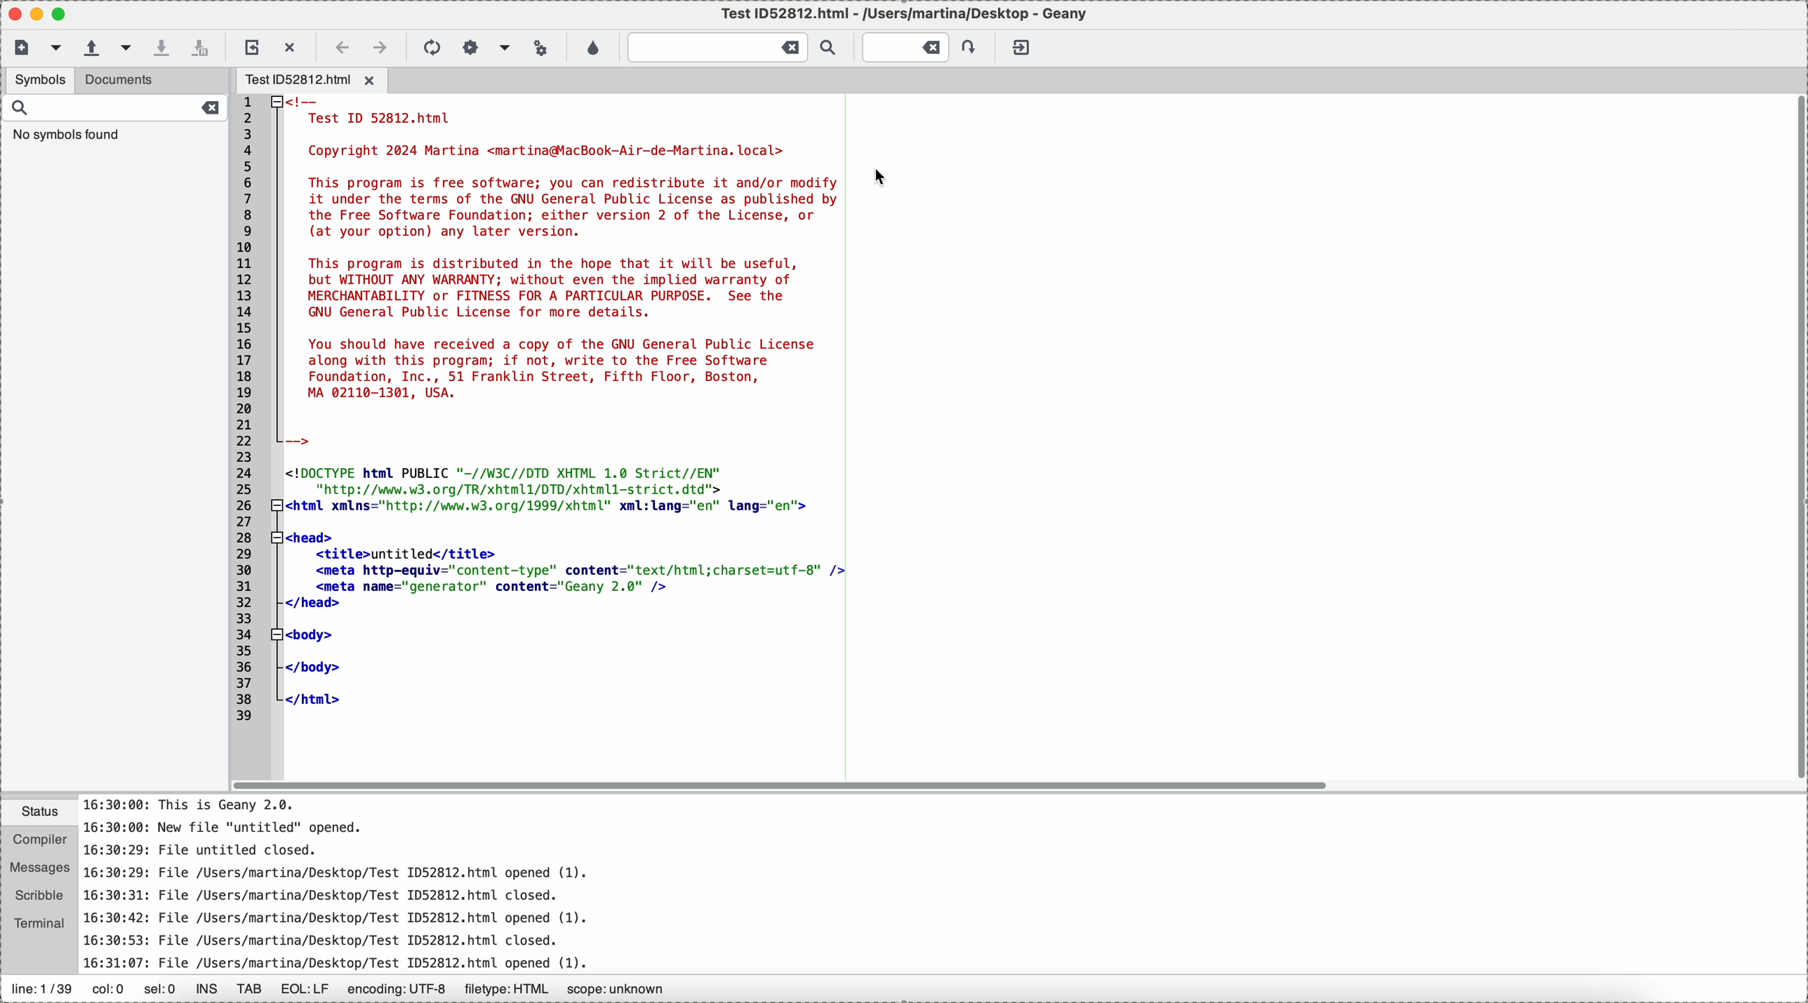 The width and height of the screenshot is (1808, 1003). Describe the element at coordinates (41, 924) in the screenshot. I see `terminal` at that location.